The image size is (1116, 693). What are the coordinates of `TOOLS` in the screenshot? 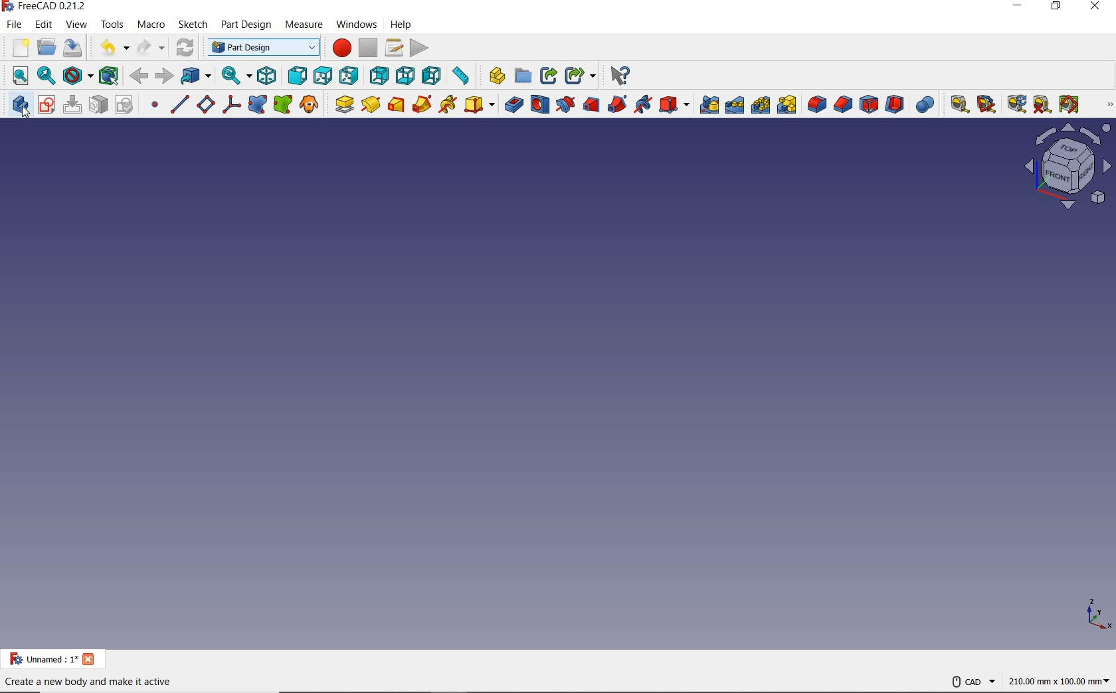 It's located at (112, 23).